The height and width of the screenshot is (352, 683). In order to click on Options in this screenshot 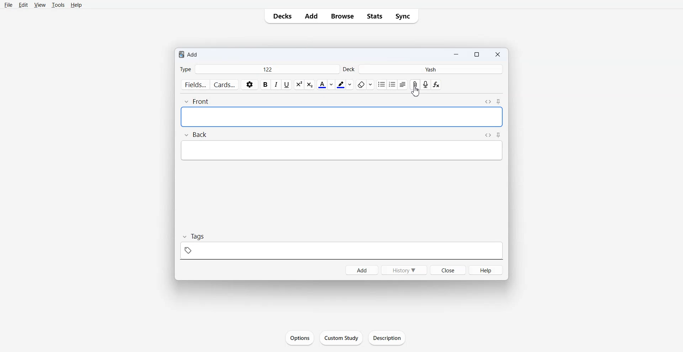, I will do `click(300, 337)`.